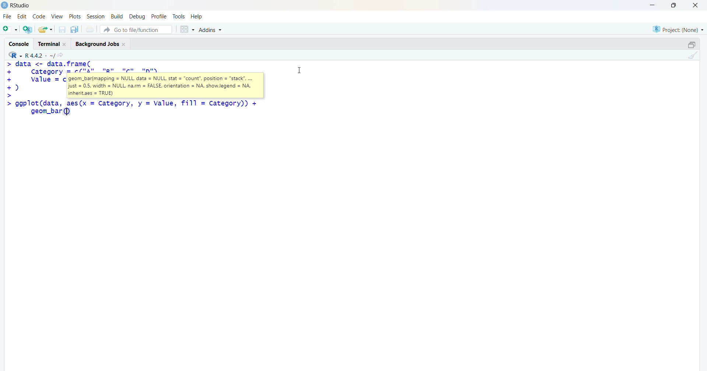  Describe the element at coordinates (187, 29) in the screenshot. I see `grid view` at that location.